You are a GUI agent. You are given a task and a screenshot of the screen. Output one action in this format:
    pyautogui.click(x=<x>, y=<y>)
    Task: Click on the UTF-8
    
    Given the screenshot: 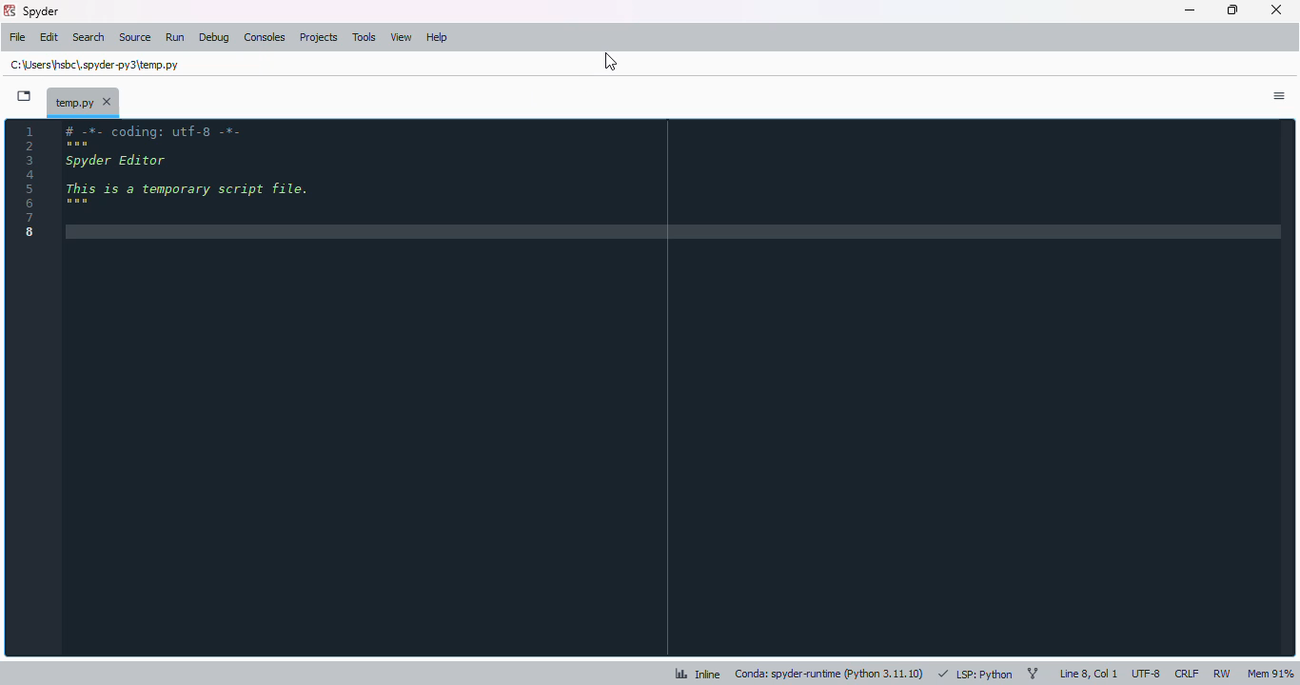 What is the action you would take?
    pyautogui.click(x=1147, y=674)
    